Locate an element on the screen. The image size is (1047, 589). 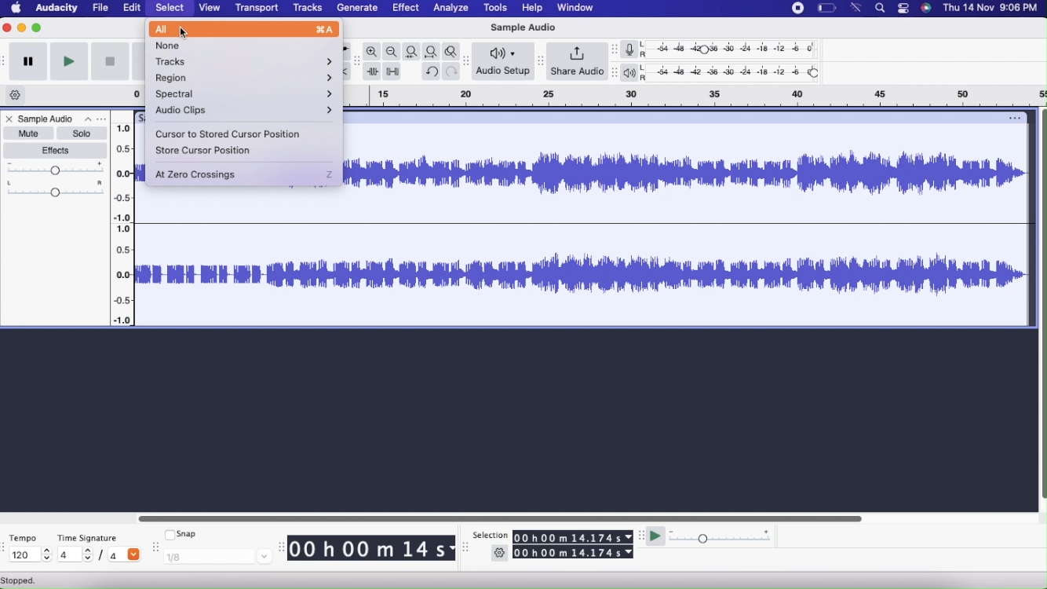
/4 is located at coordinates (123, 554).